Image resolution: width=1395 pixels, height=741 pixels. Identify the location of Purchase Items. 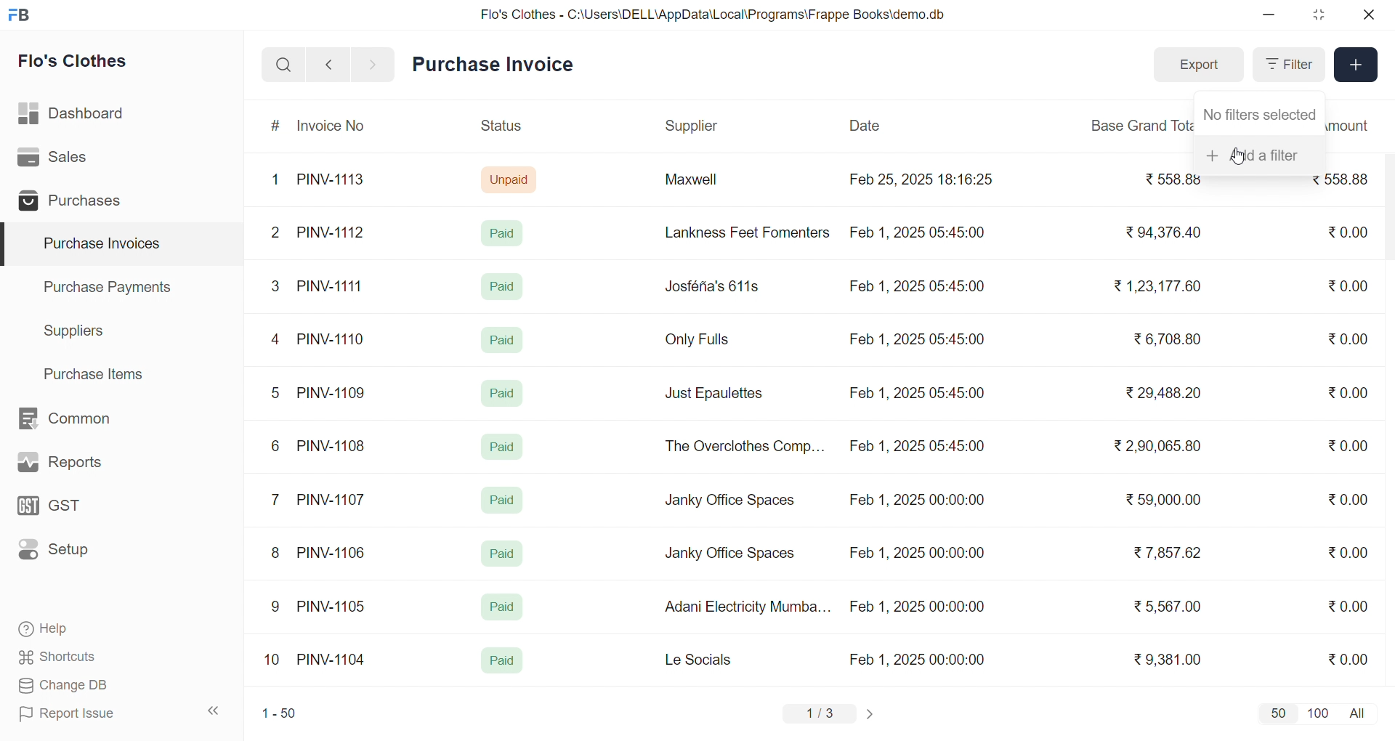
(99, 372).